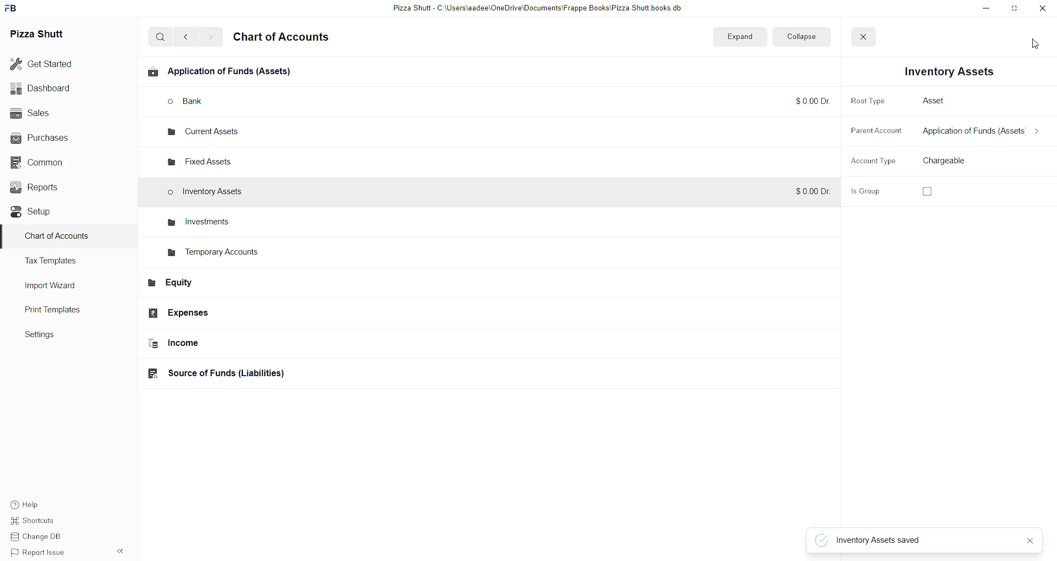  Describe the element at coordinates (210, 193) in the screenshot. I see `Inventory Assets` at that location.